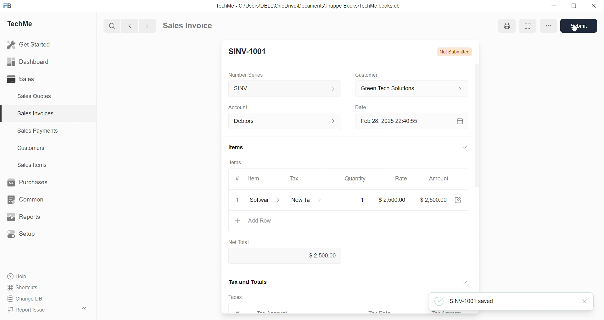 This screenshot has height=320, width=604. Describe the element at coordinates (111, 26) in the screenshot. I see `search` at that location.